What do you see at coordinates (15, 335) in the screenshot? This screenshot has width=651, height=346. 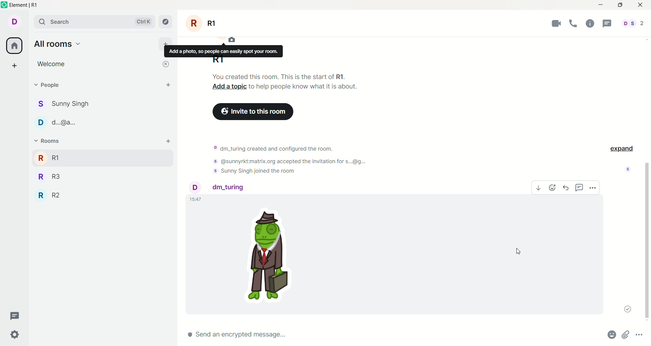 I see `settings` at bounding box center [15, 335].